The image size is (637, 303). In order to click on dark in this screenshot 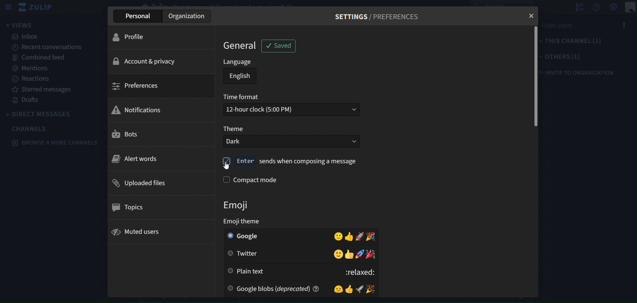, I will do `click(281, 141)`.